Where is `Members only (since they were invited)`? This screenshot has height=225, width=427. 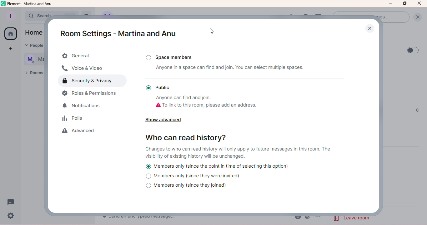 Members only (since they were invited) is located at coordinates (195, 175).